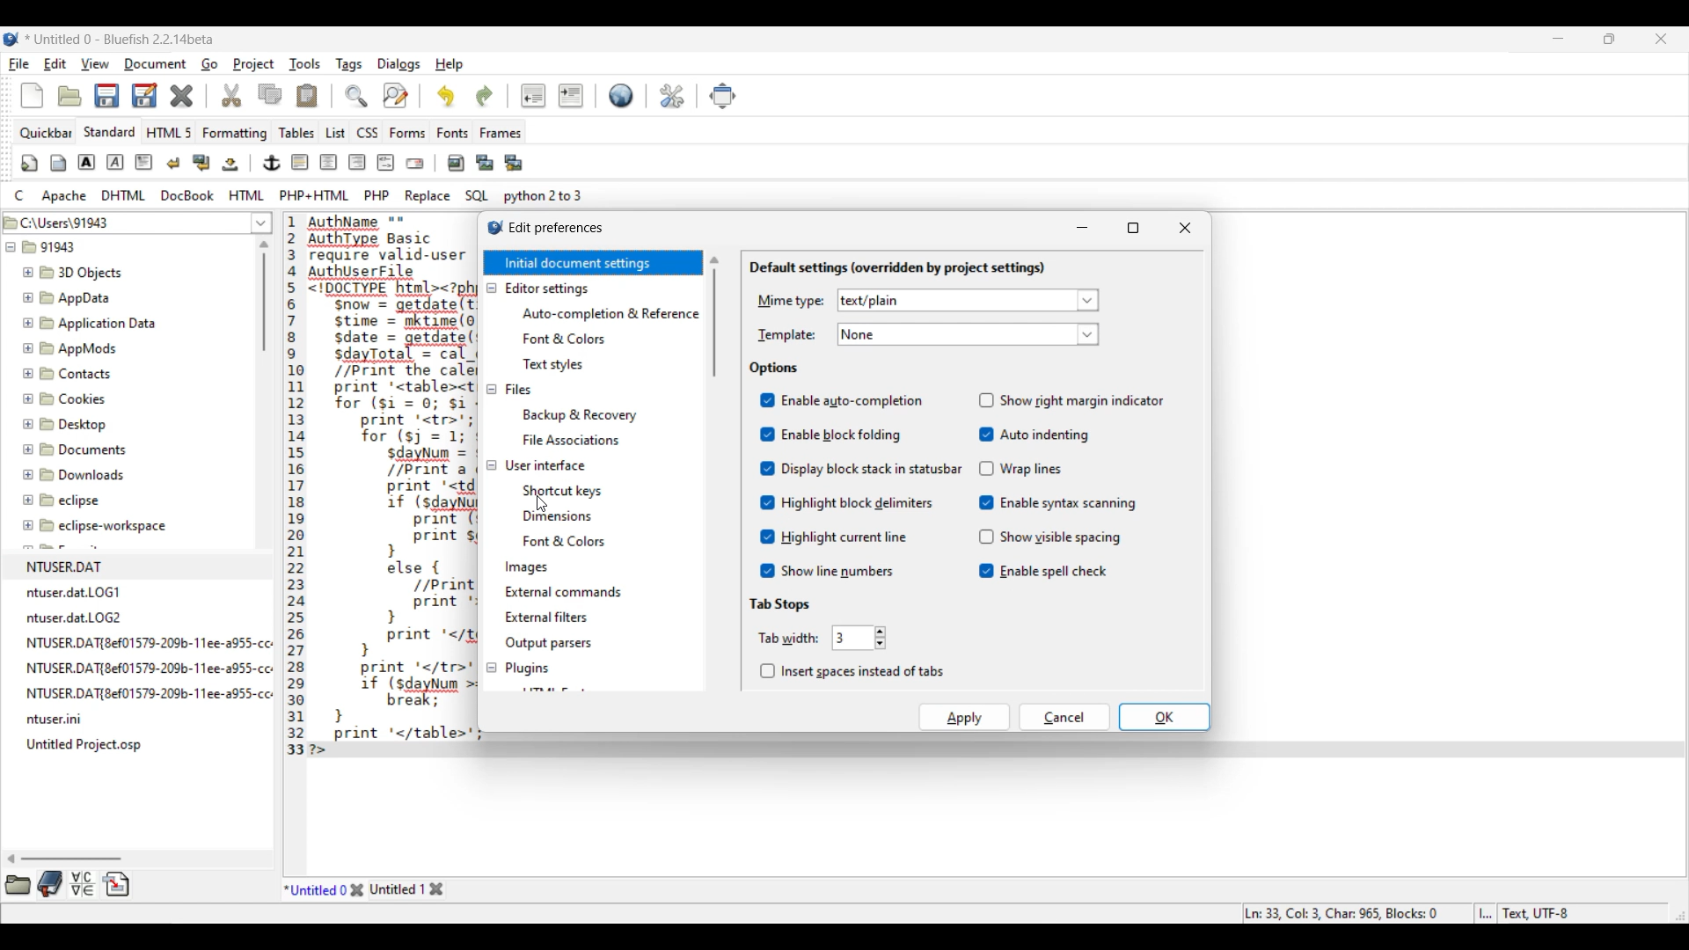  I want to click on Indicates toggle on/off, so click(768, 486).